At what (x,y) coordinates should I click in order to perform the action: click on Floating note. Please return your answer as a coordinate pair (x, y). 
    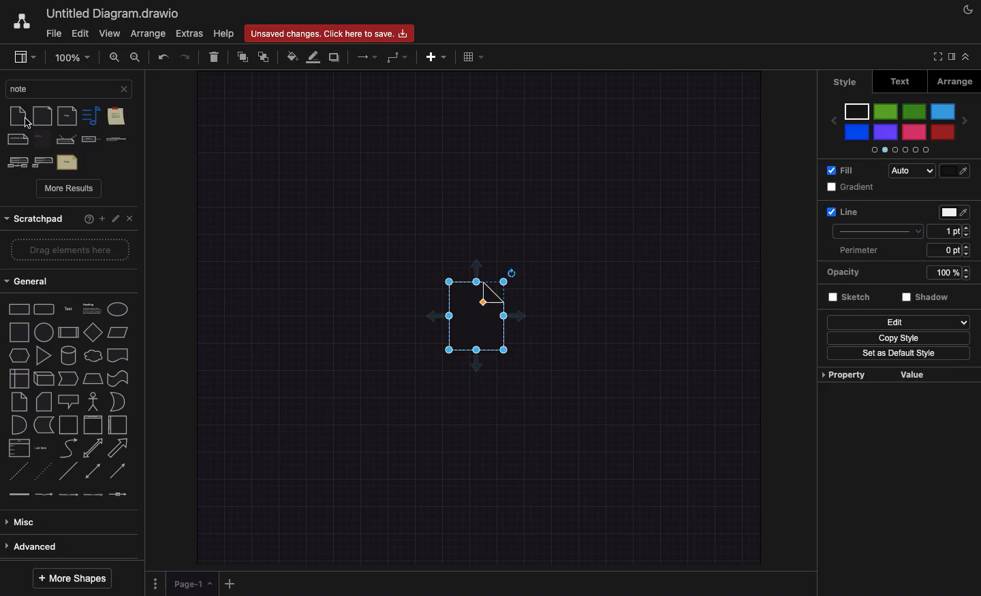
    Looking at the image, I should click on (471, 326).